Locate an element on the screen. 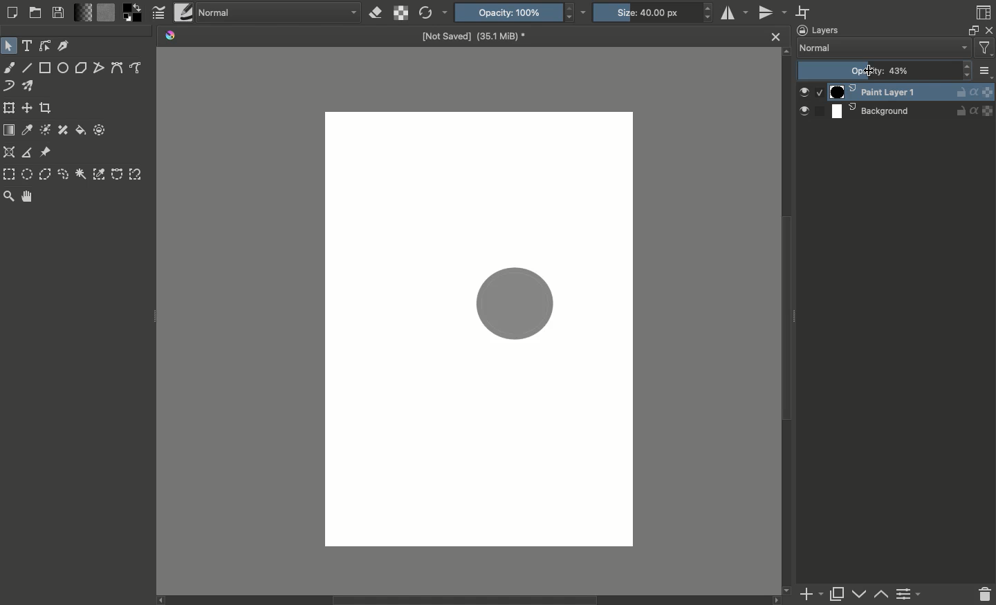  Delete is located at coordinates (984, 595).